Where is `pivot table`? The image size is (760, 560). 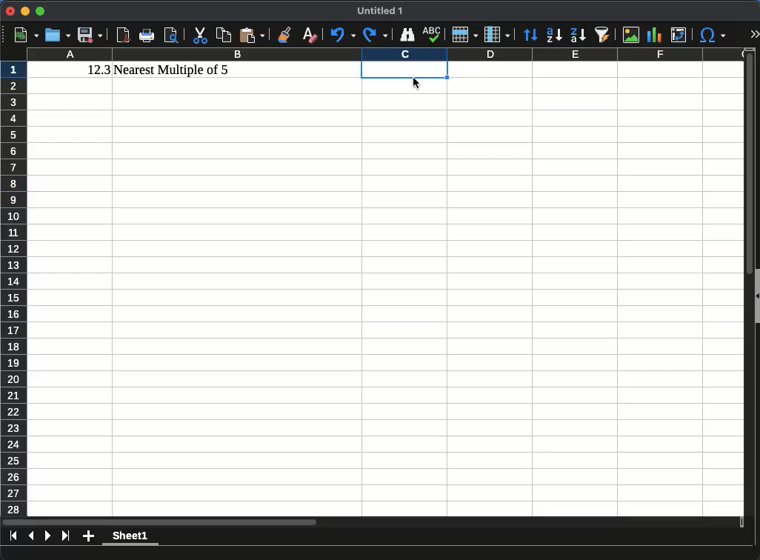 pivot table is located at coordinates (679, 36).